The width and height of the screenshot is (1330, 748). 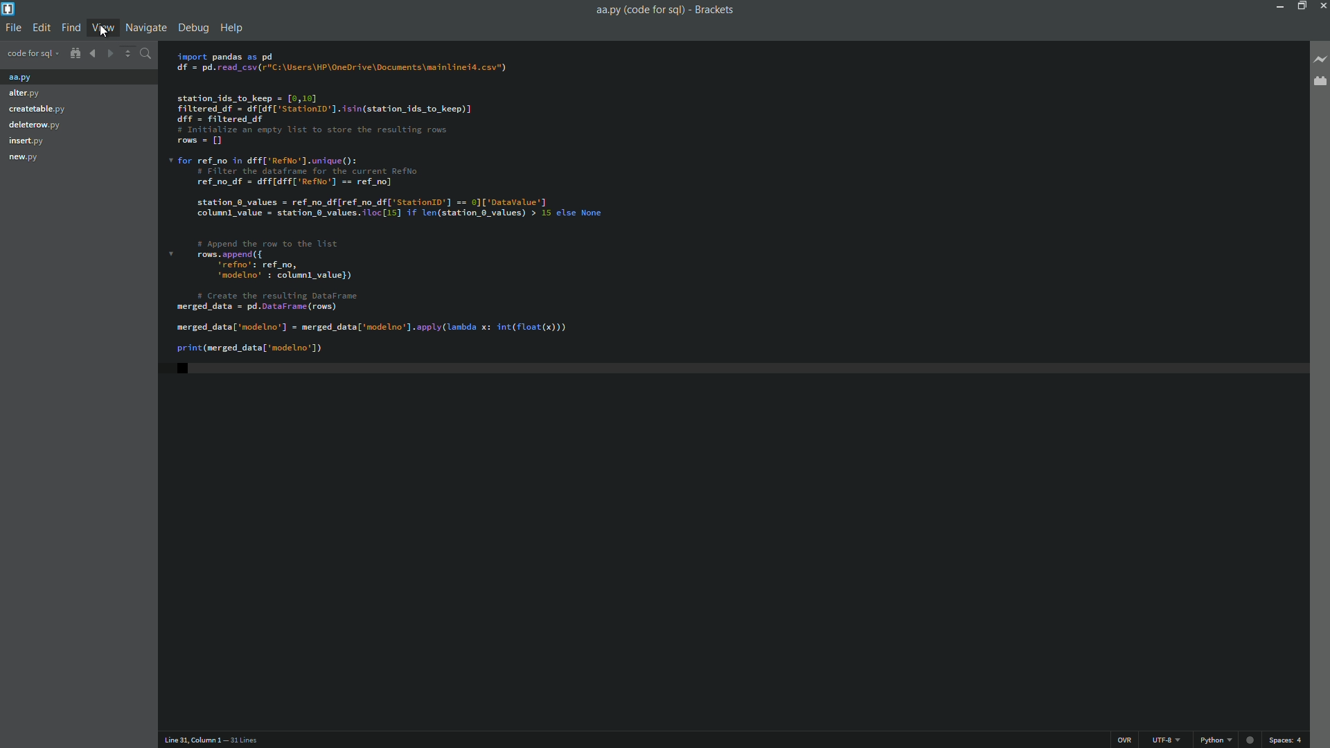 I want to click on space button, so click(x=1288, y=742).